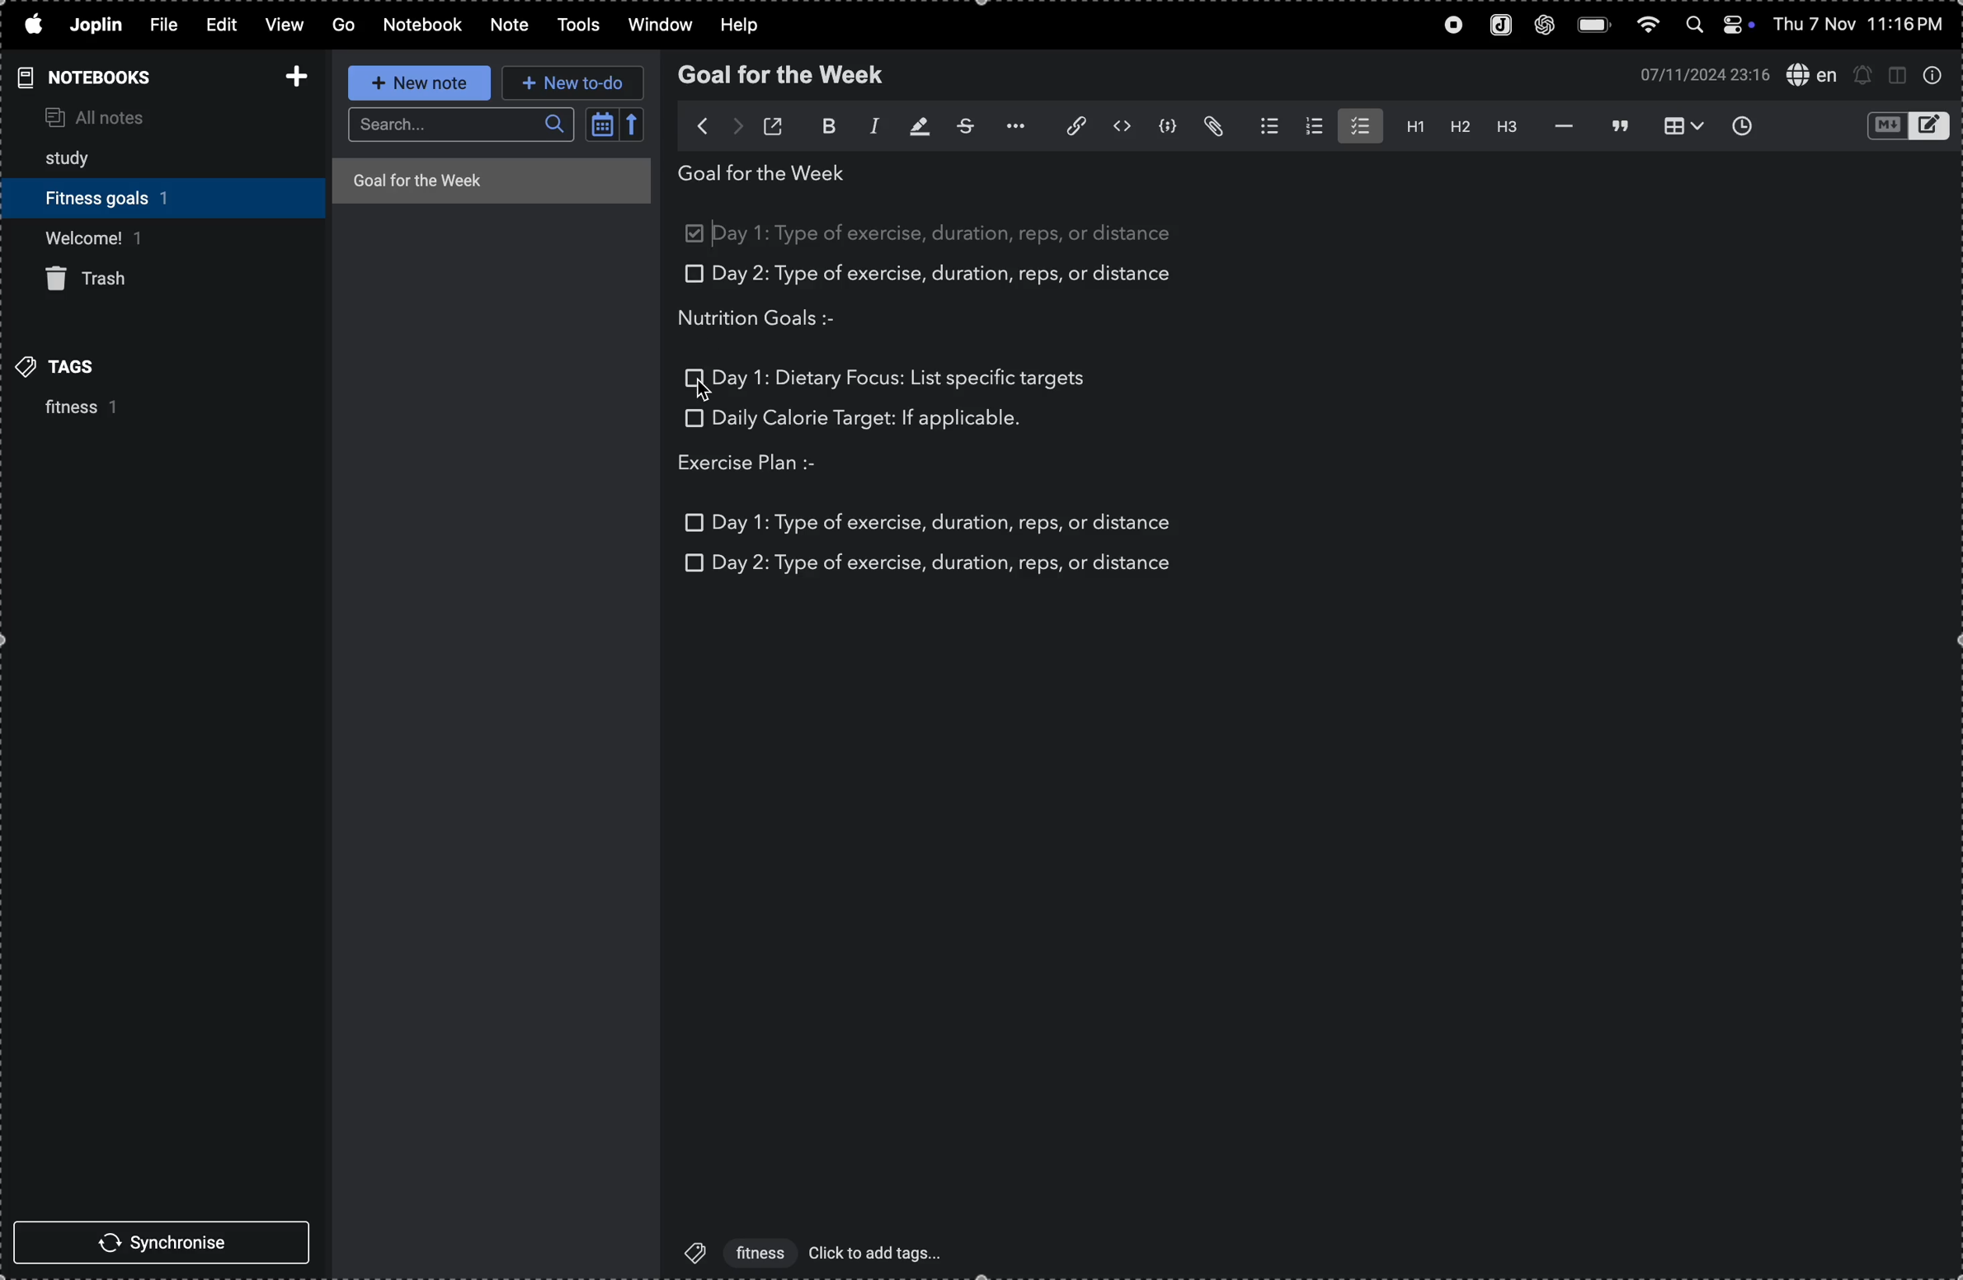 This screenshot has height=1280, width=1963. What do you see at coordinates (1542, 26) in the screenshot?
I see `chatgpt` at bounding box center [1542, 26].